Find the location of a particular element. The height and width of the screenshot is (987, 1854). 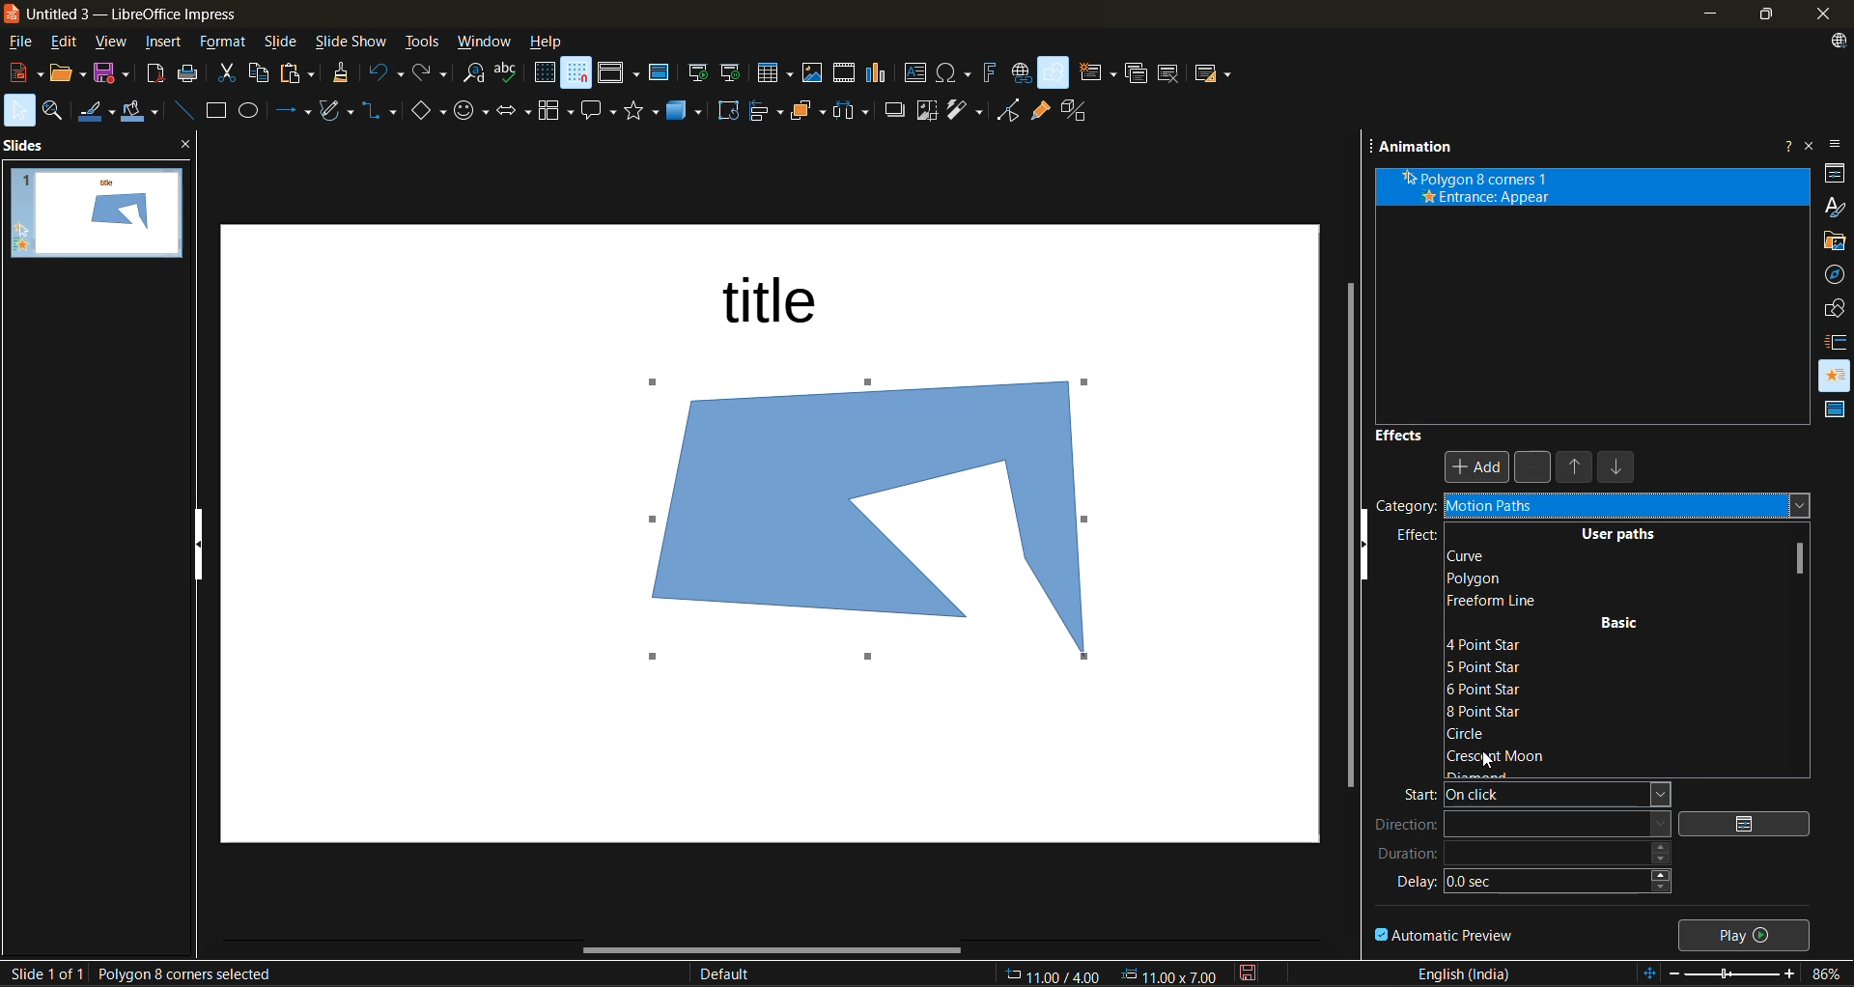

close sidebar deck is located at coordinates (1812, 143).